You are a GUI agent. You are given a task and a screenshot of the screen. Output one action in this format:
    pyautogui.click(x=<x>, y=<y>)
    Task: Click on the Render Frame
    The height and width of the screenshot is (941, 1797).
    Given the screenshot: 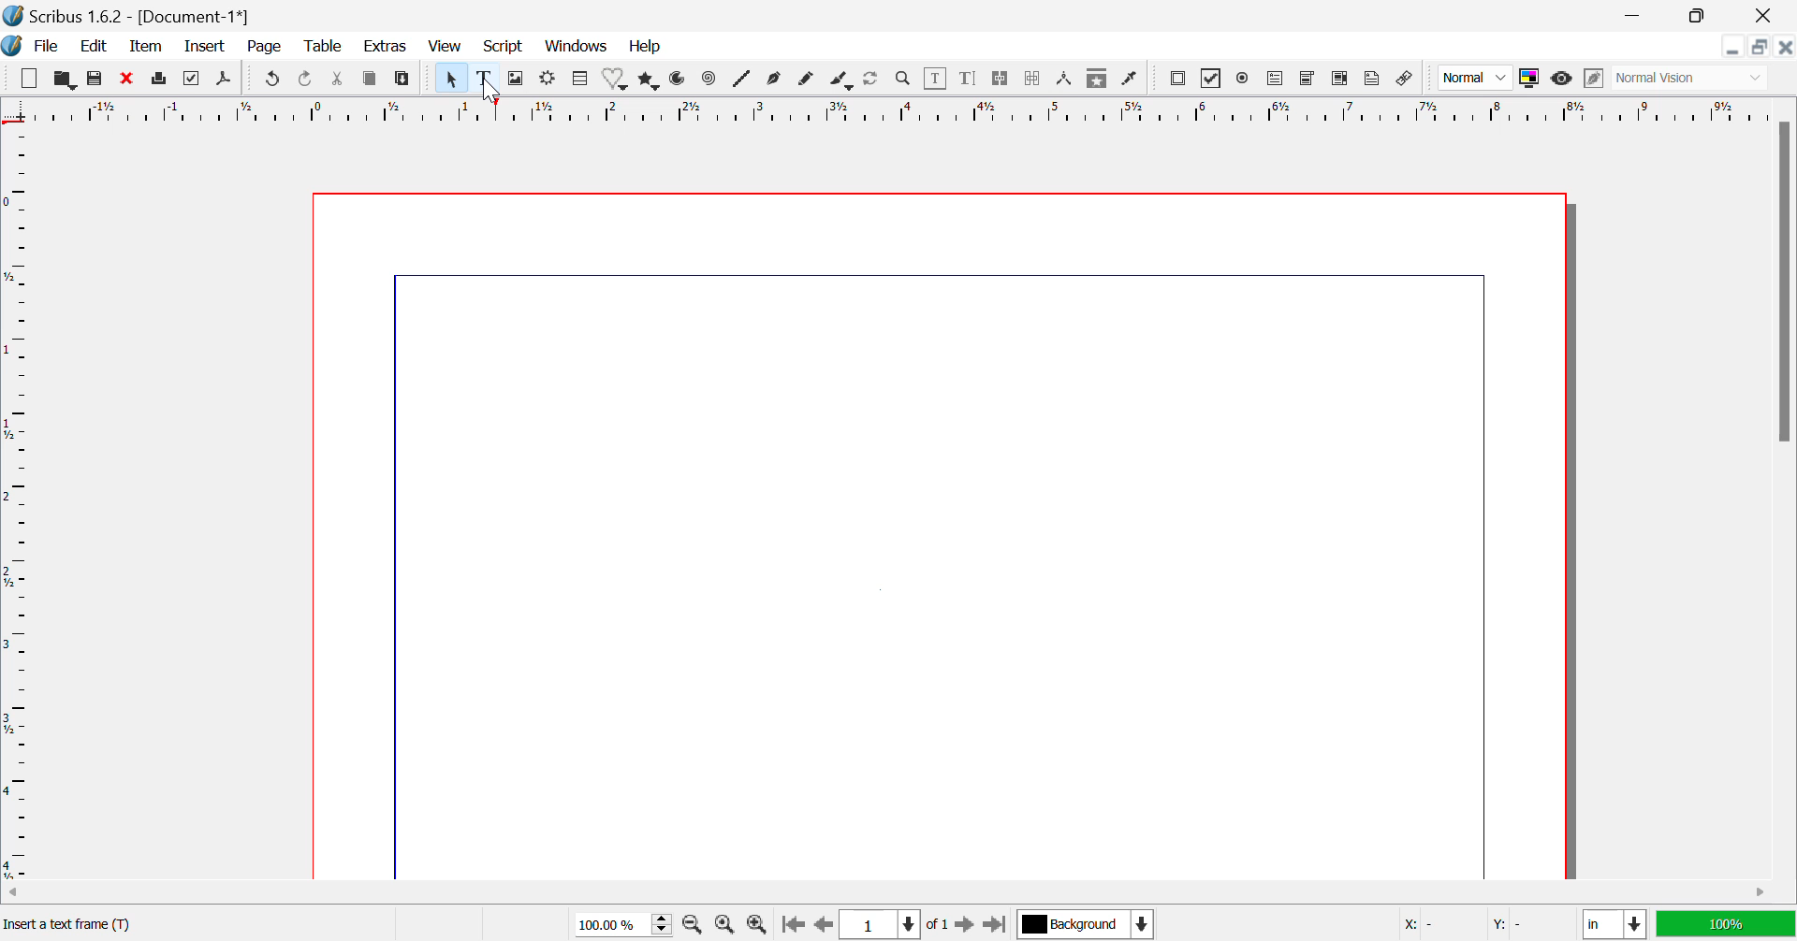 What is the action you would take?
    pyautogui.click(x=550, y=79)
    